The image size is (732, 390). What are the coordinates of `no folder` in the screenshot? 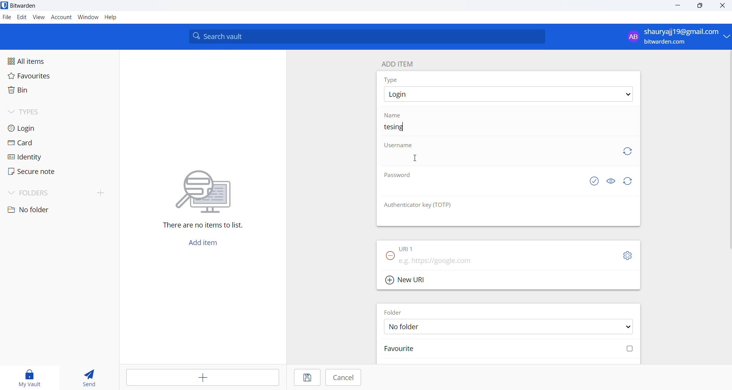 It's located at (52, 210).